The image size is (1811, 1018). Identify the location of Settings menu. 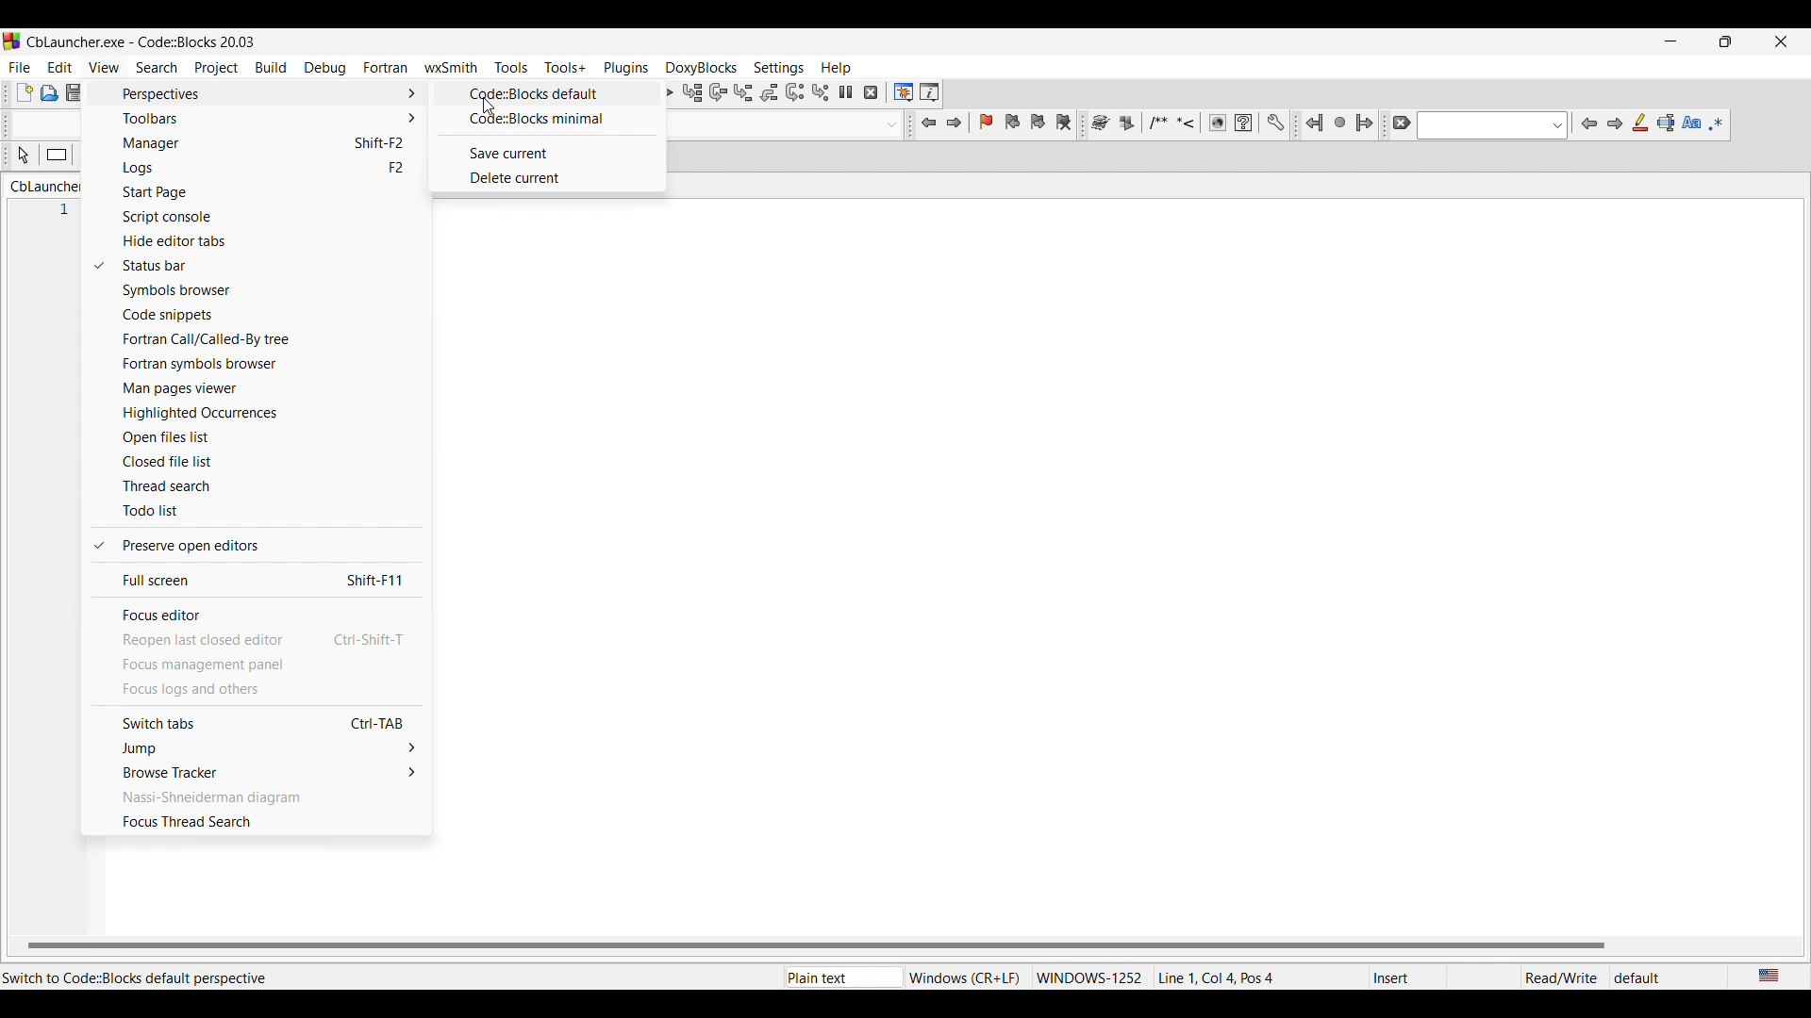
(778, 68).